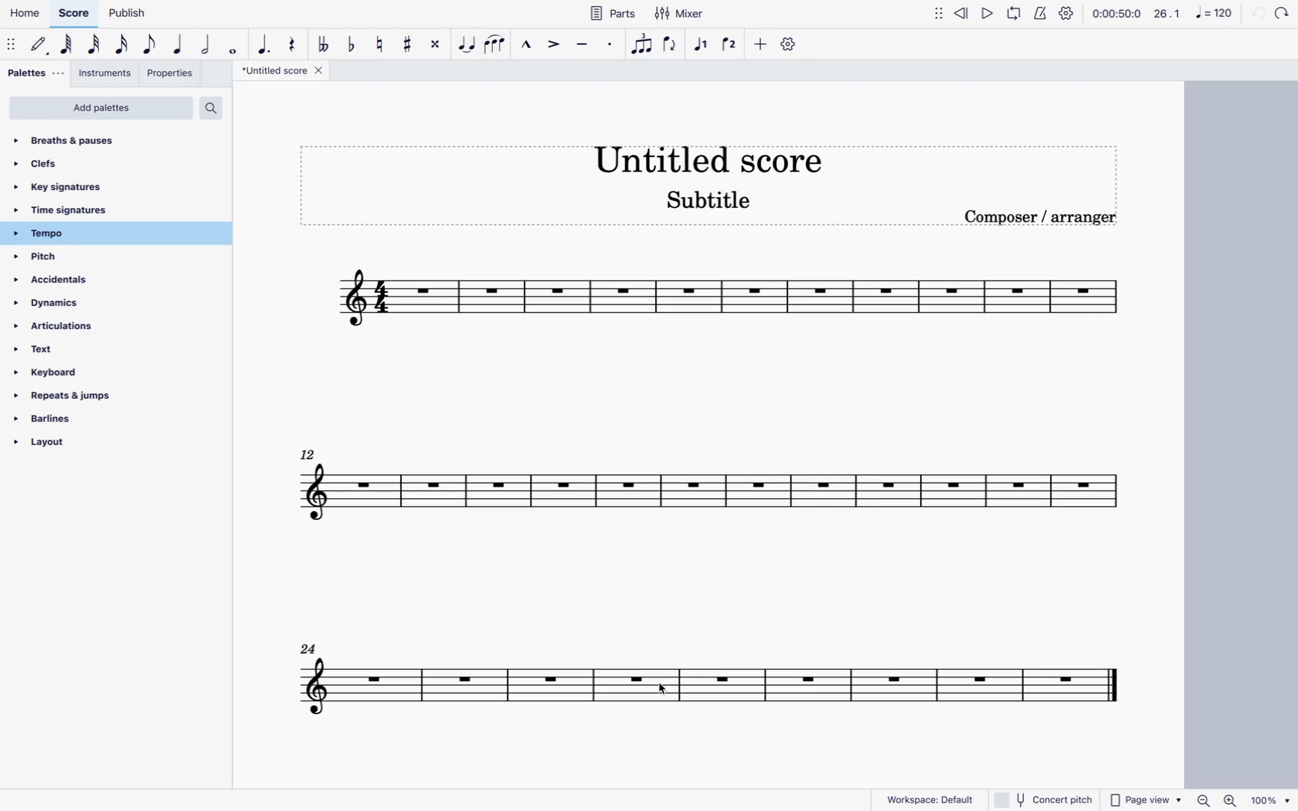  Describe the element at coordinates (672, 45) in the screenshot. I see `flip direction` at that location.